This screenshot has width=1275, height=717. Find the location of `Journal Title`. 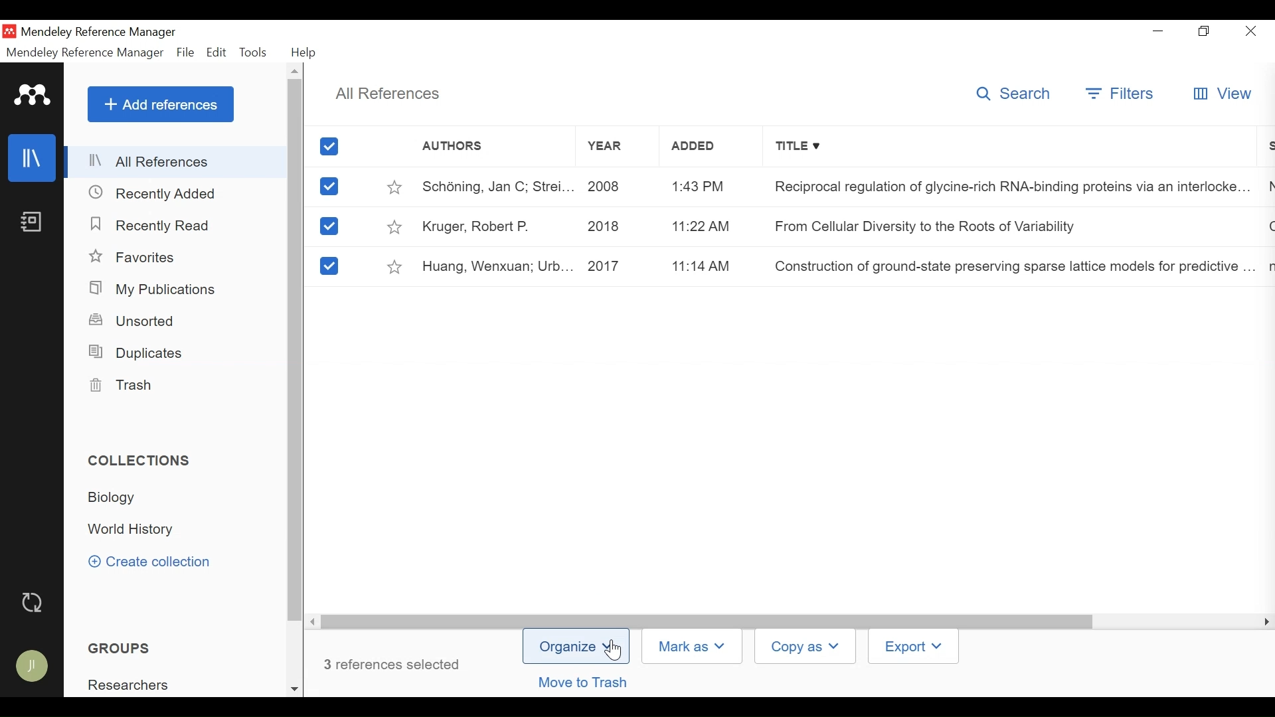

Journal Title is located at coordinates (1007, 266).